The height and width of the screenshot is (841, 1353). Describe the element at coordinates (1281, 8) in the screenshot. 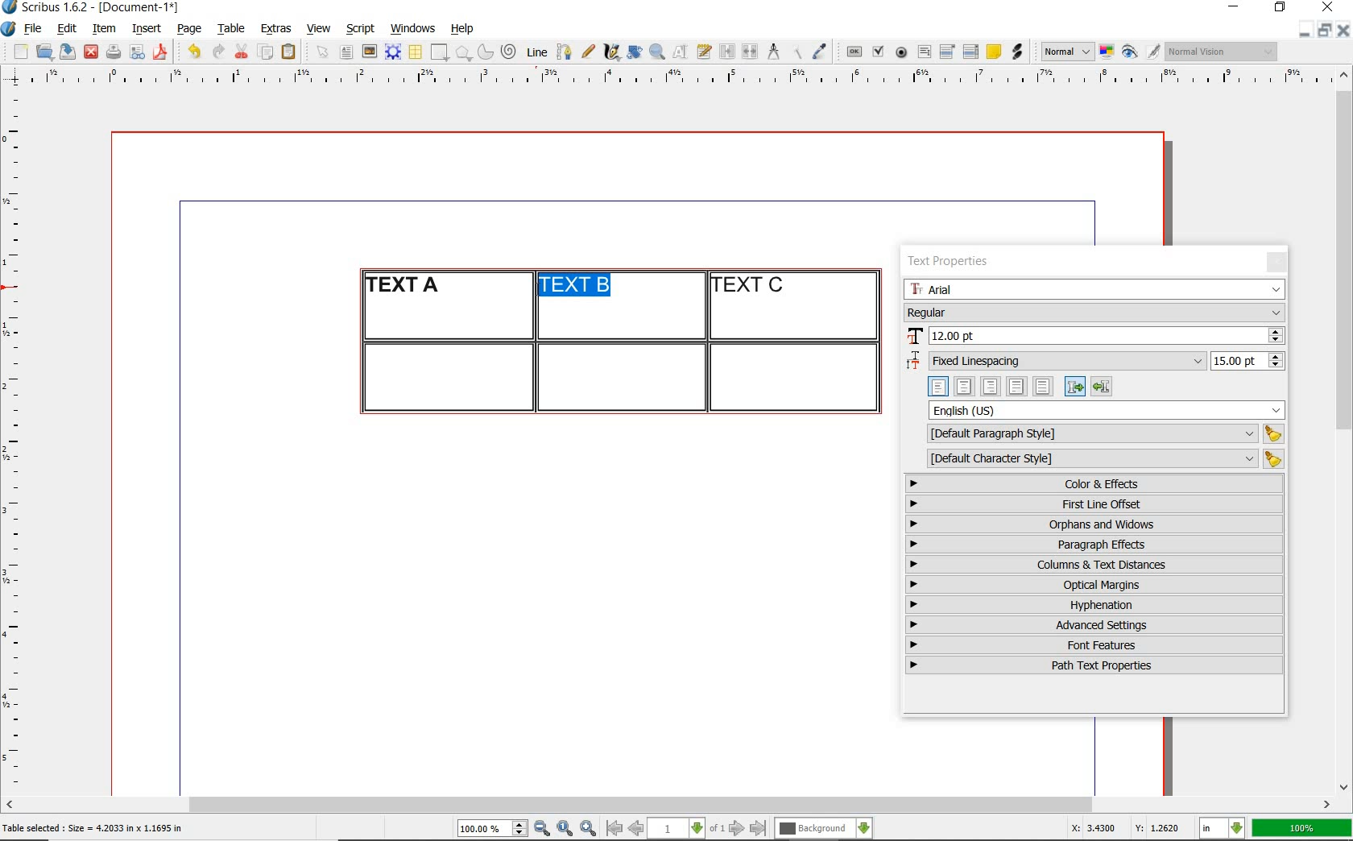

I see `restore` at that location.